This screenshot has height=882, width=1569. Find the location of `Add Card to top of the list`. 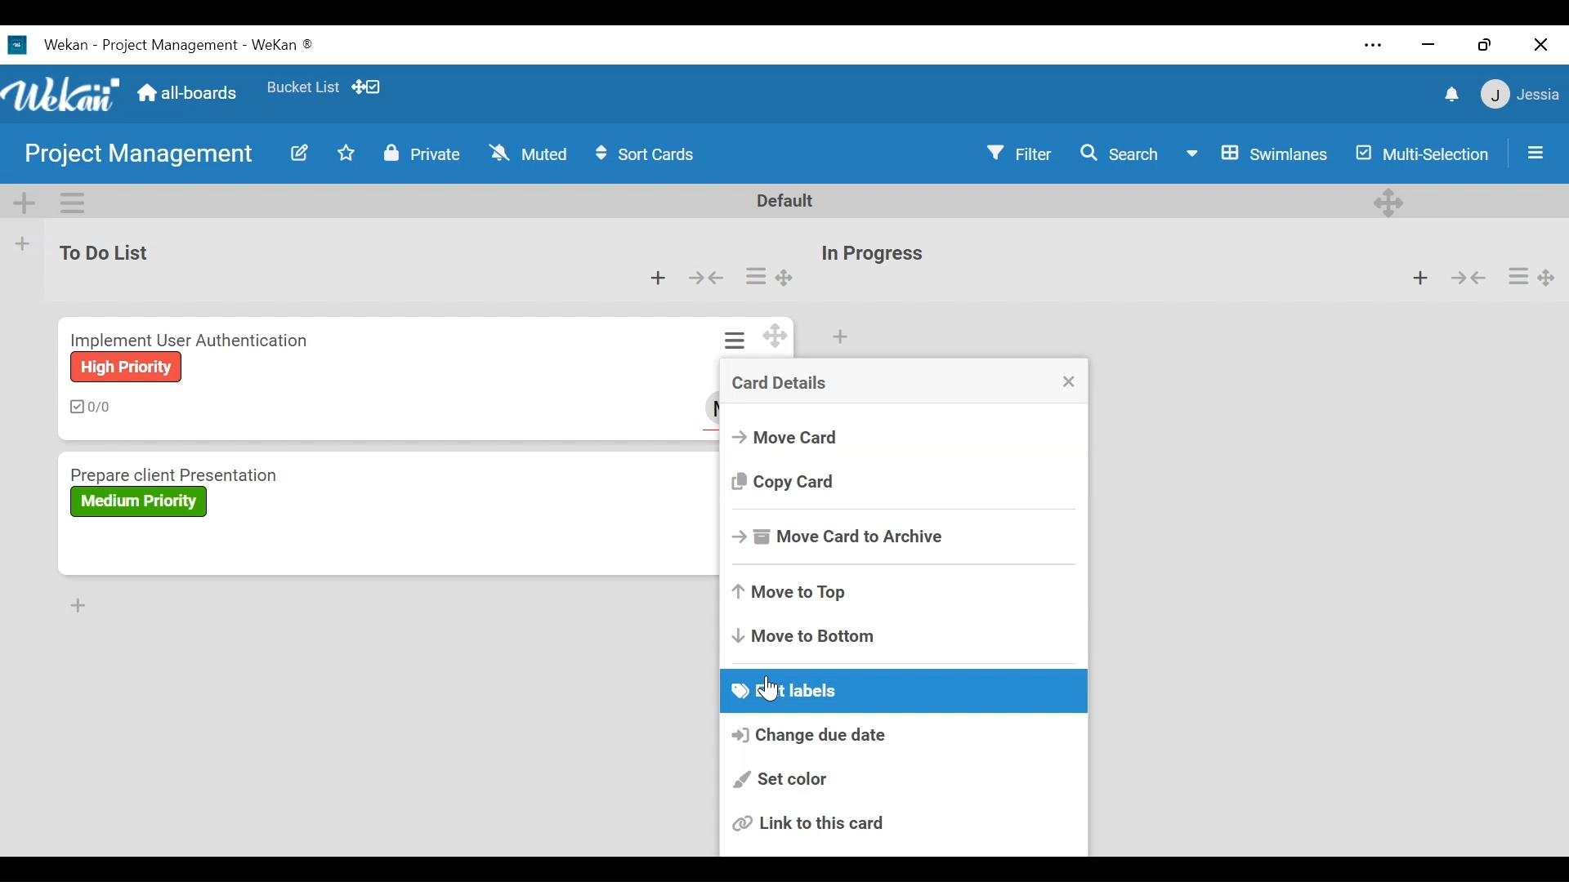

Add Card to top of the list is located at coordinates (841, 337).